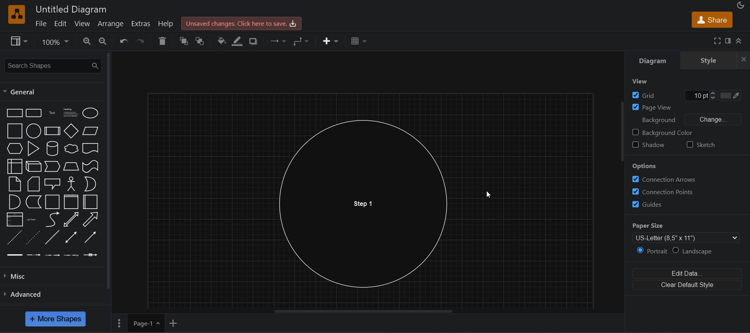 This screenshot has width=750, height=333. I want to click on share, so click(713, 21).